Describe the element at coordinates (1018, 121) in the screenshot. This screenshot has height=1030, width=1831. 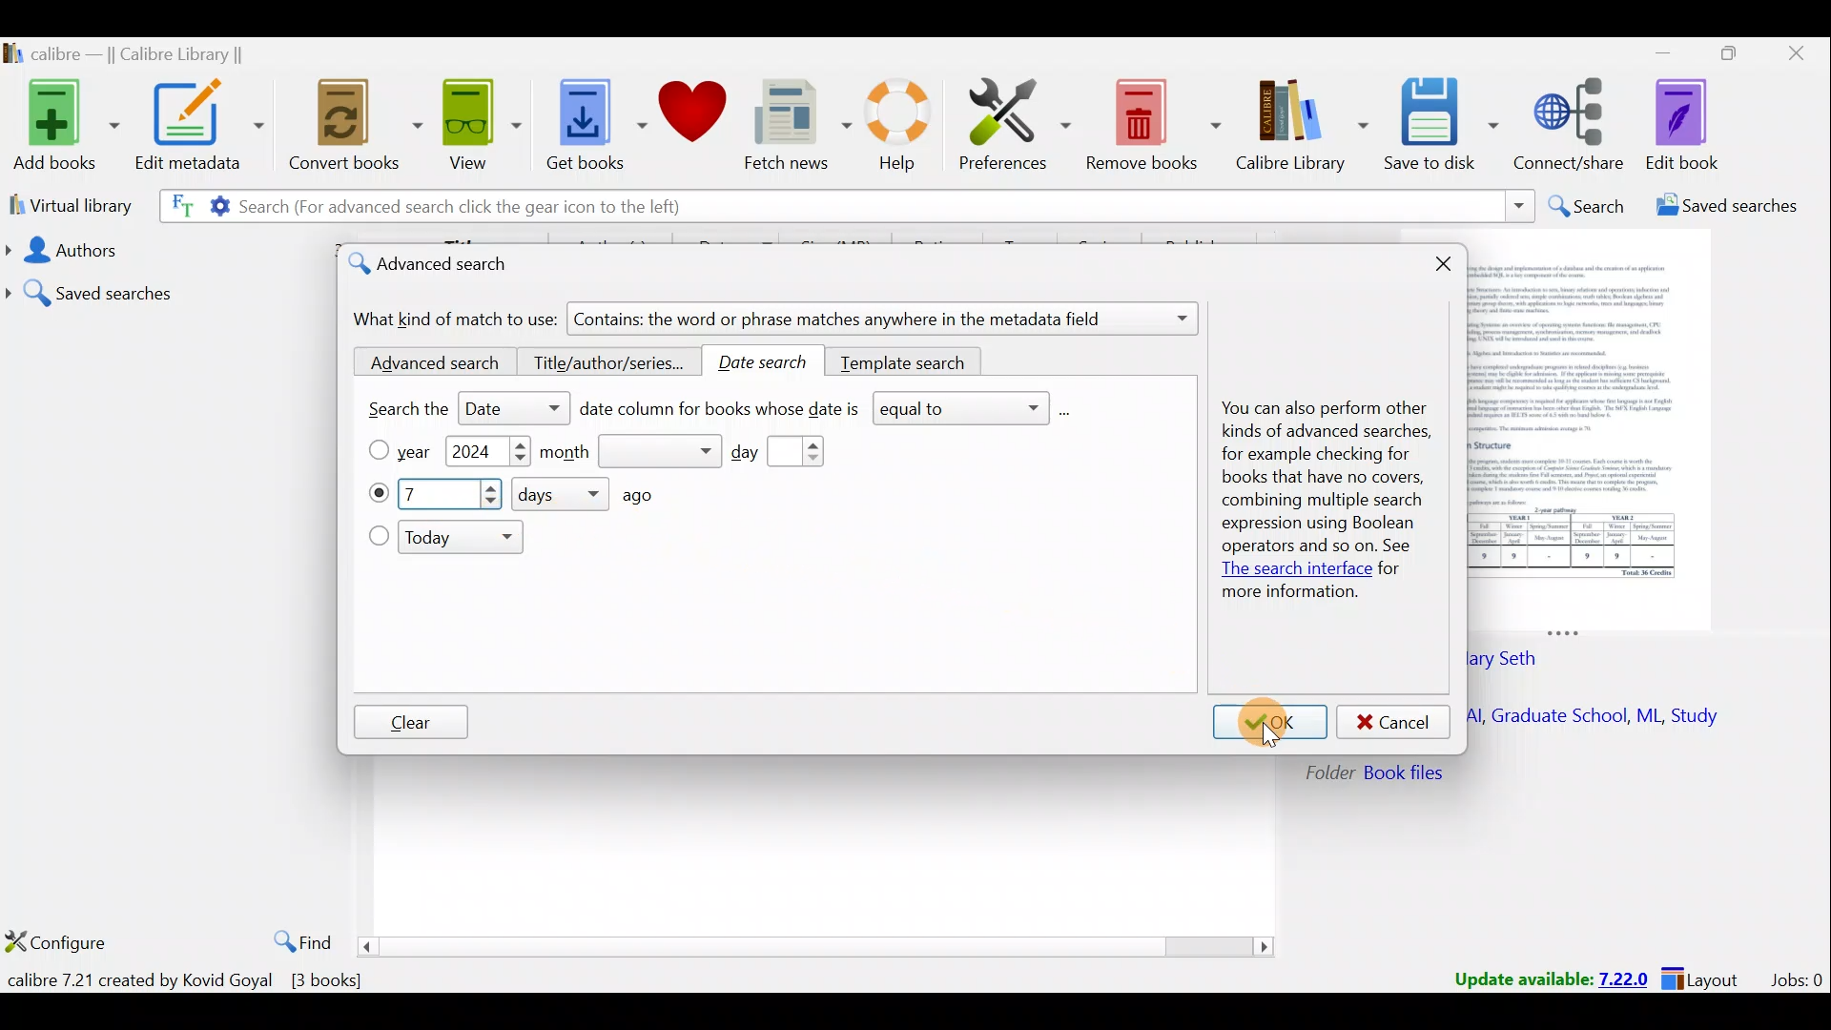
I see `Preferences` at that location.